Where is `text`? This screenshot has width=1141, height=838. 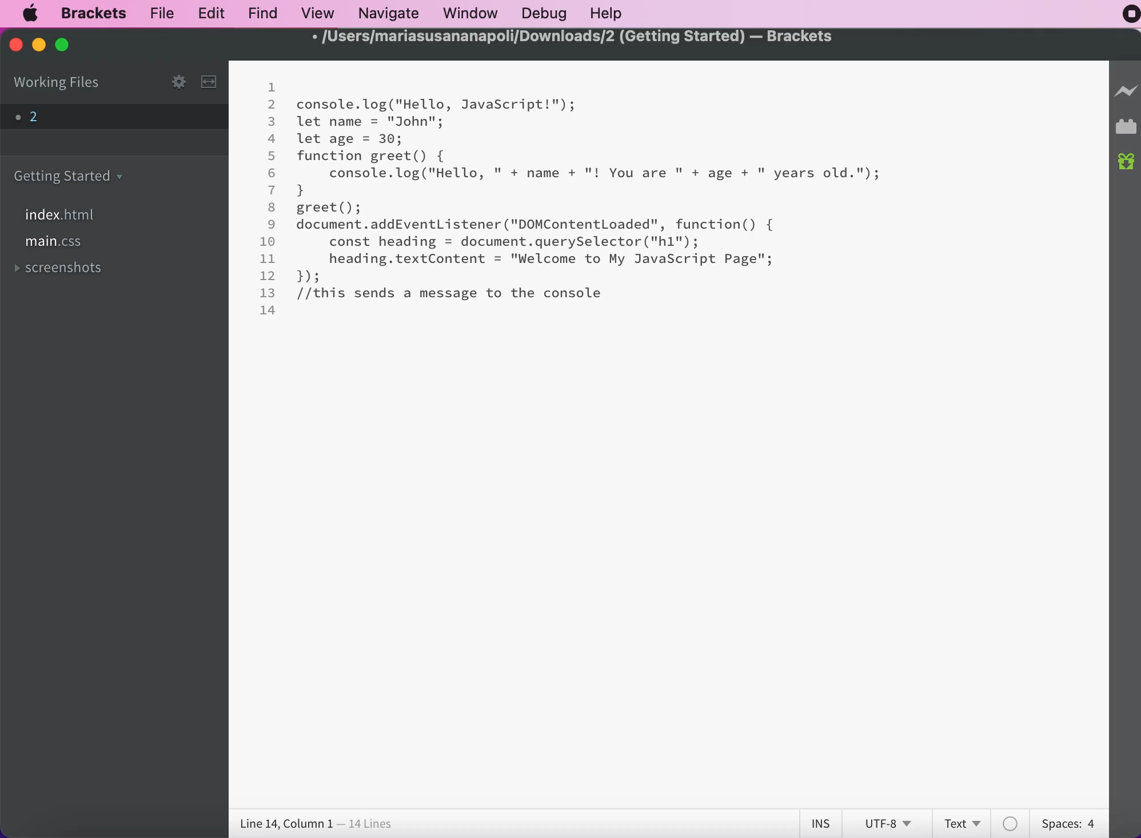 text is located at coordinates (962, 822).